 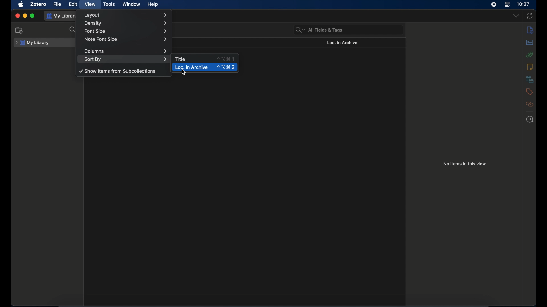 I want to click on dropdown, so click(x=517, y=16).